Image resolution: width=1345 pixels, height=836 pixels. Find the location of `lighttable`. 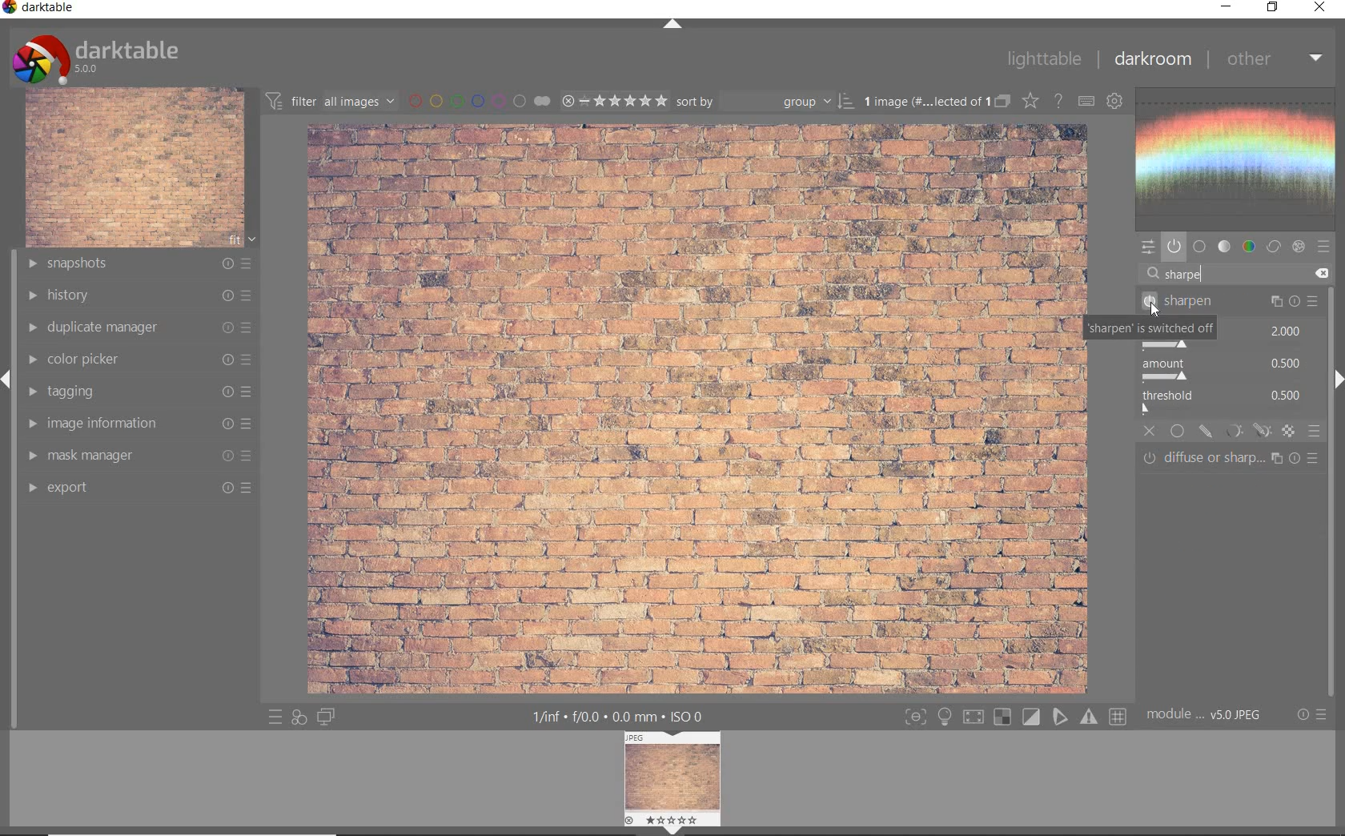

lighttable is located at coordinates (1043, 58).